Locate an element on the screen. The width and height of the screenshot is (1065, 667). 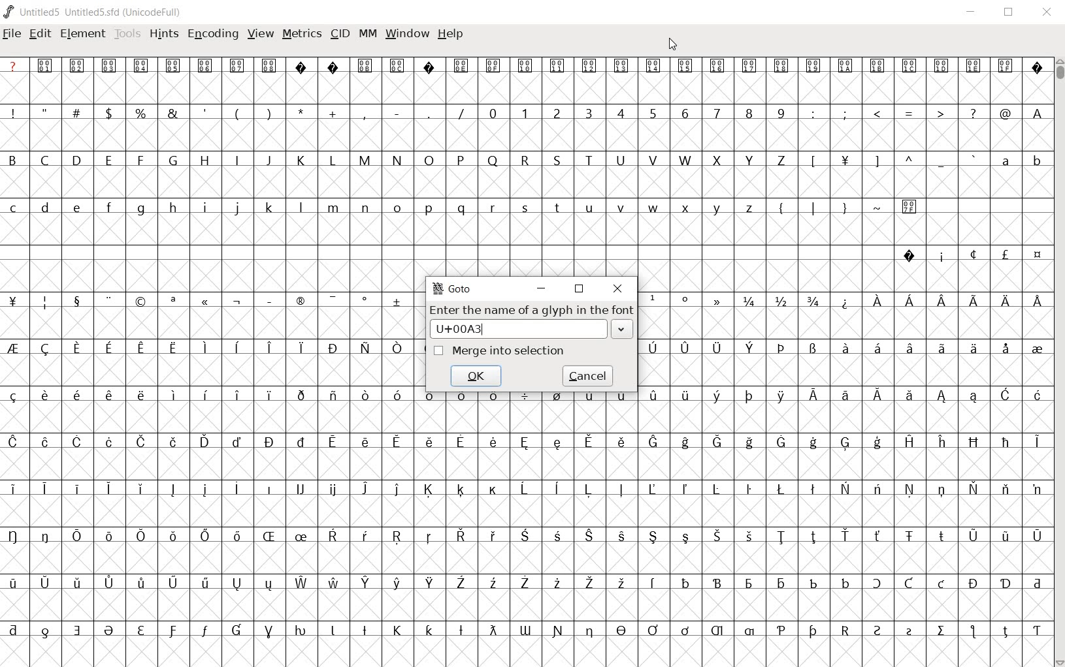
Symbol is located at coordinates (301, 489).